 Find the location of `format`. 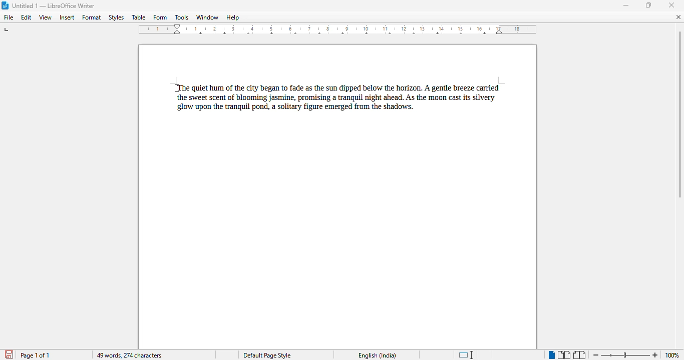

format is located at coordinates (92, 17).